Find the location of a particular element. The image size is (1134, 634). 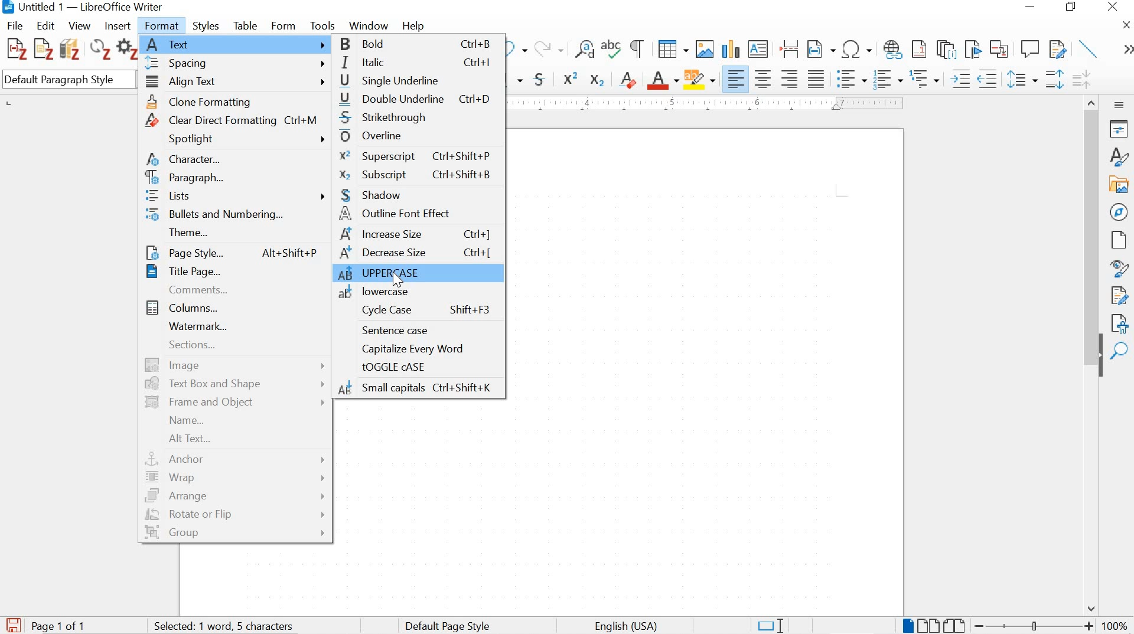

rotate or flip is located at coordinates (235, 514).